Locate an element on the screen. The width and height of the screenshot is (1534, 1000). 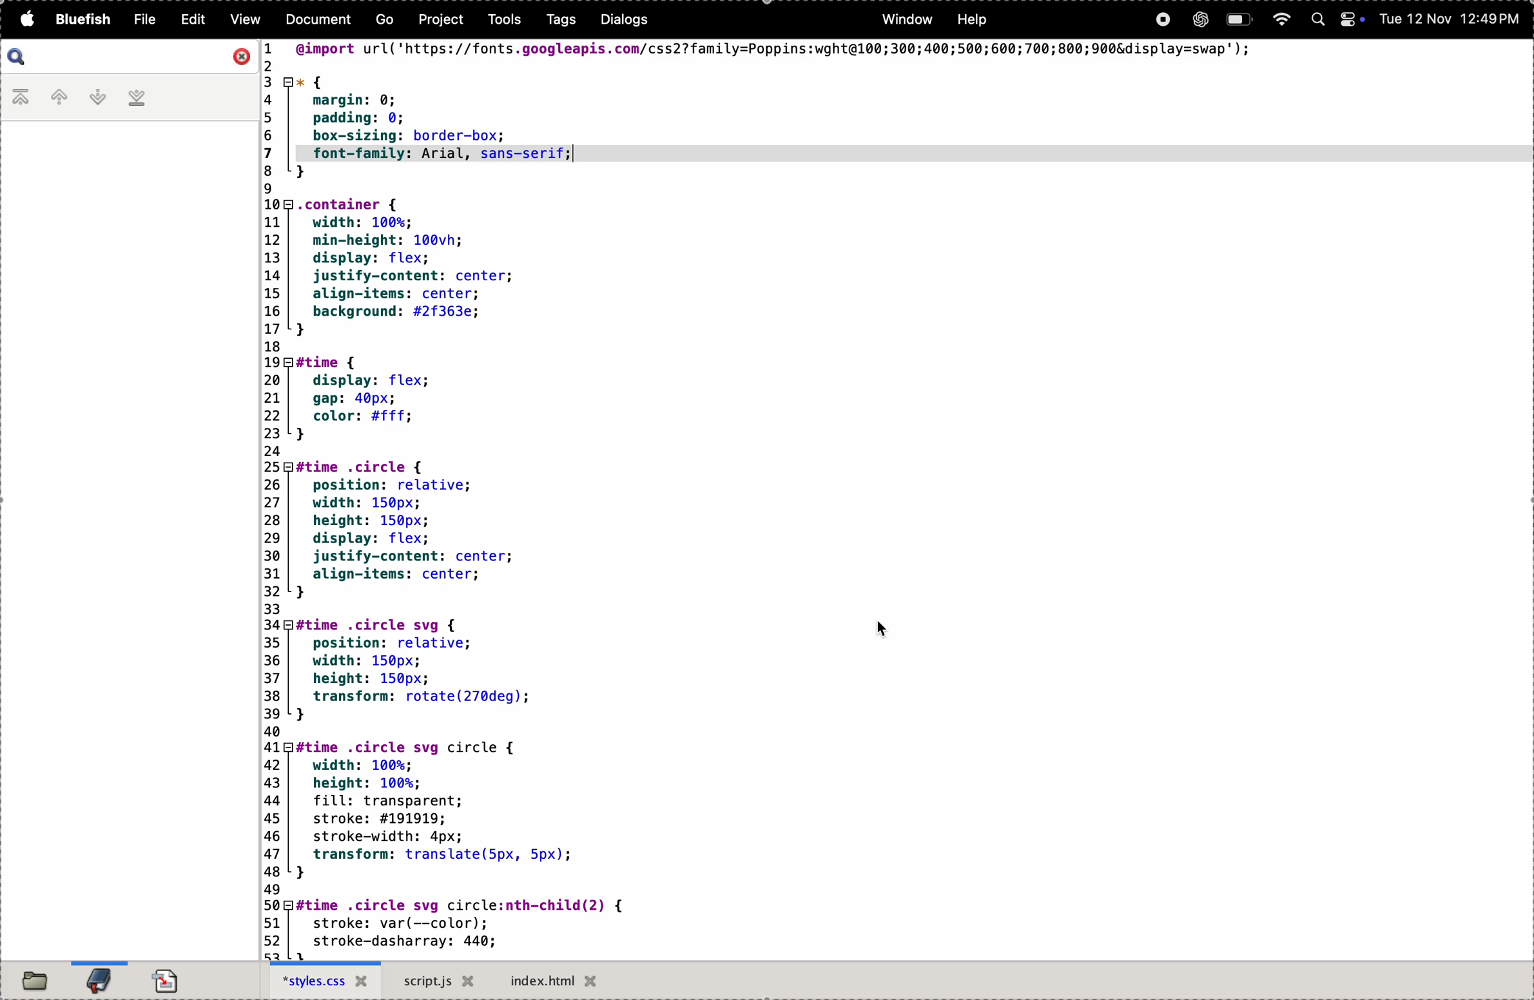
edit is located at coordinates (192, 19).